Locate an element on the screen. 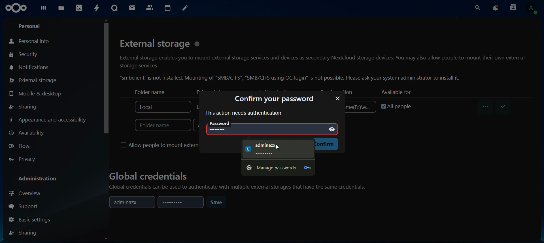 This screenshot has height=243, width=544. external storage is located at coordinates (32, 80).